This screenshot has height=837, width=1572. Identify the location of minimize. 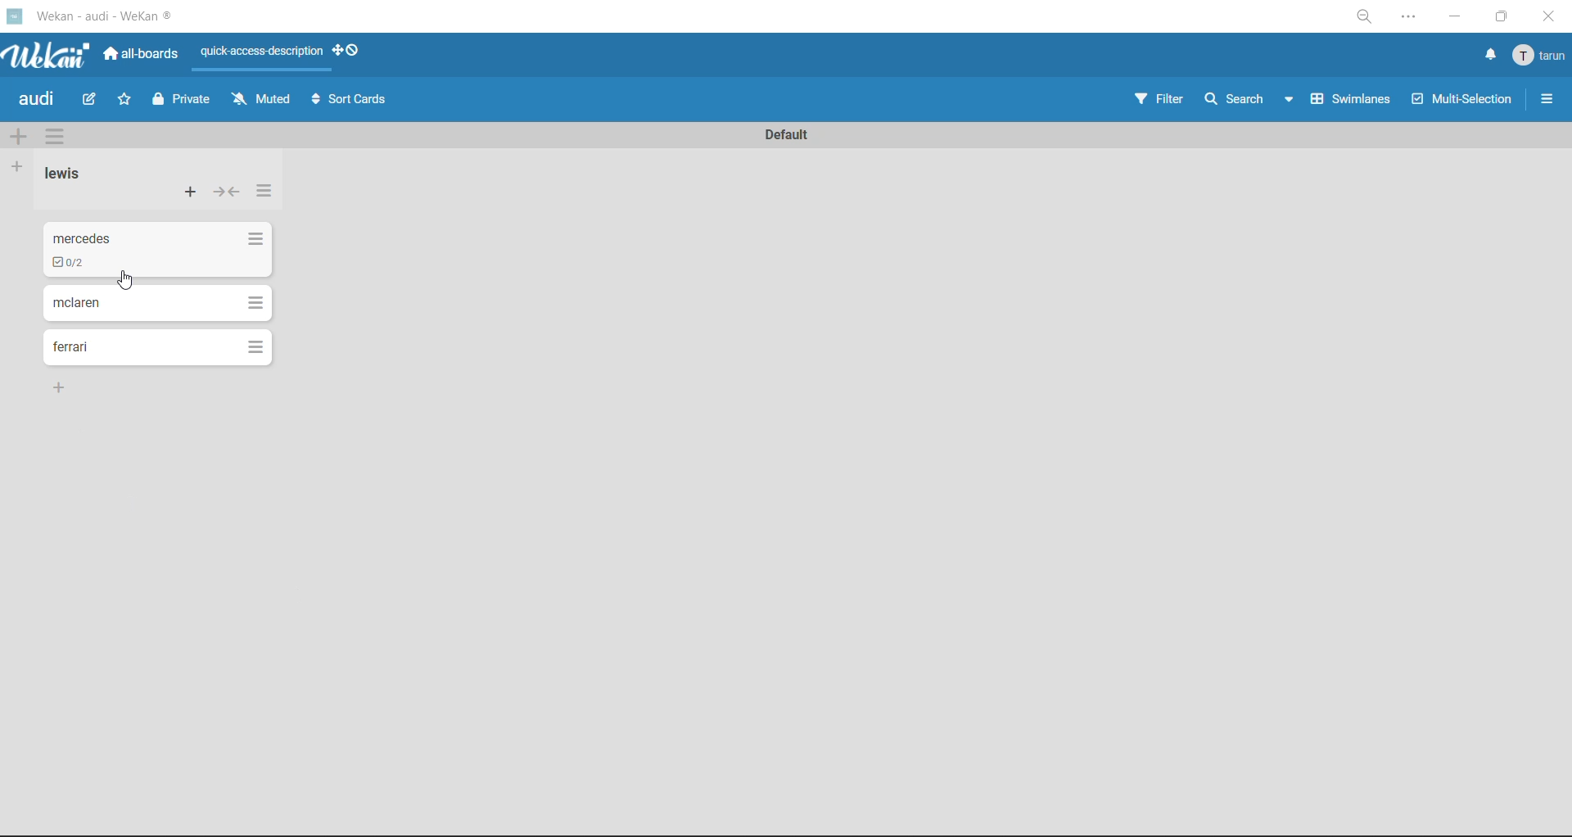
(1454, 20).